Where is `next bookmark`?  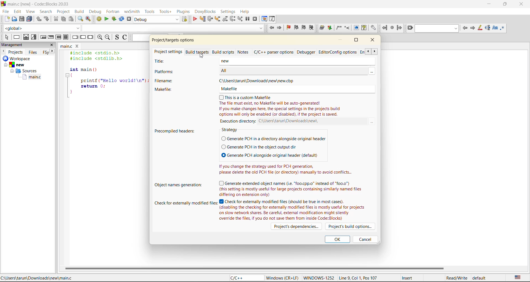 next bookmark is located at coordinates (303, 27).